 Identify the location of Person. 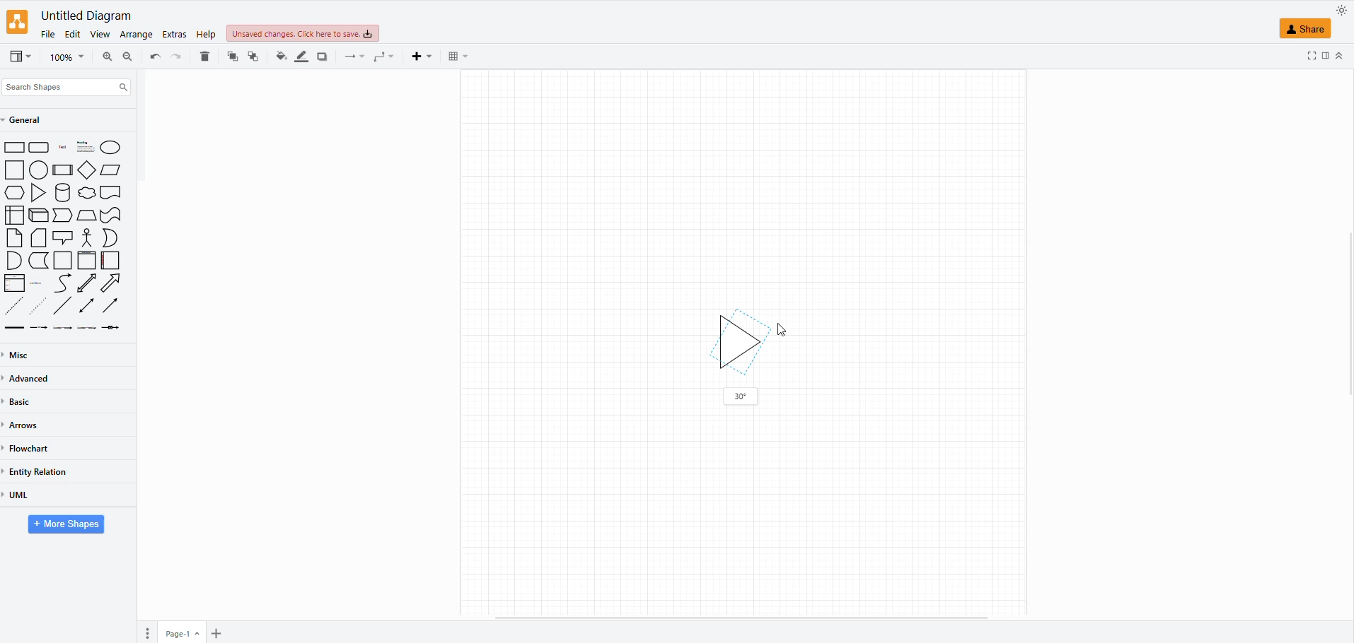
(87, 237).